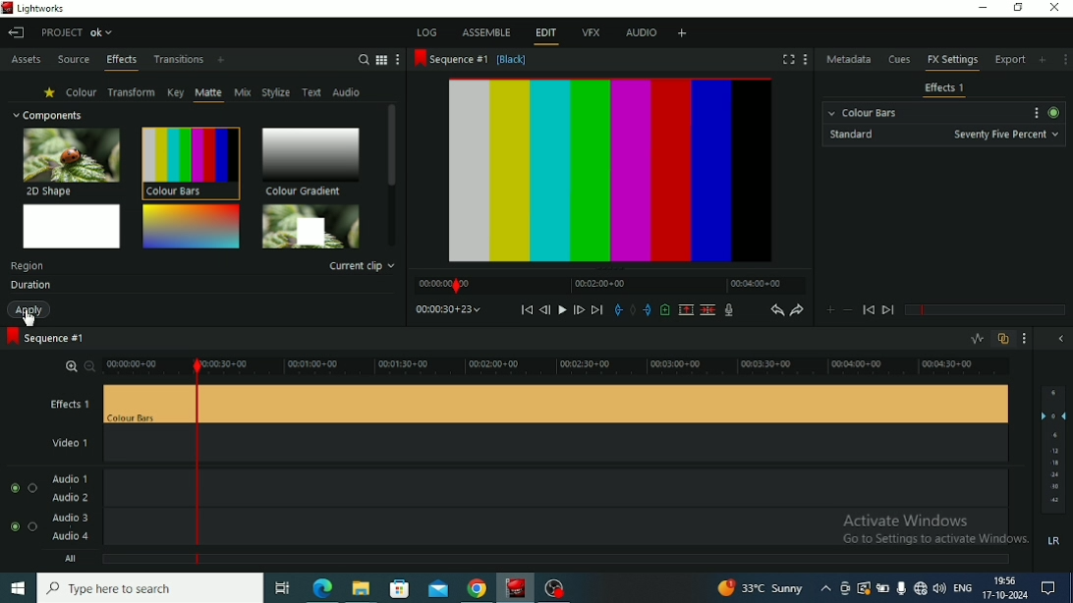  Describe the element at coordinates (865, 588) in the screenshot. I see `warning` at that location.